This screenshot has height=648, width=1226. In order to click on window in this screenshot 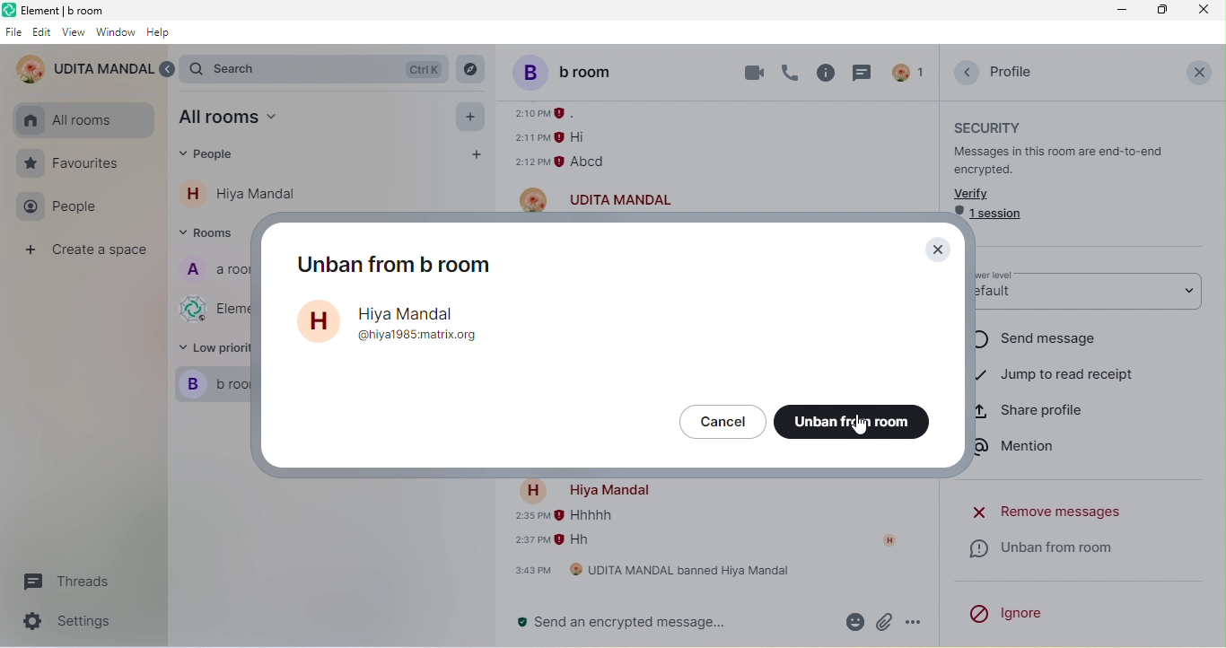, I will do `click(117, 34)`.